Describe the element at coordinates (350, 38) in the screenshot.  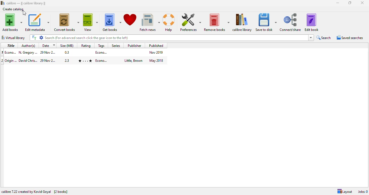
I see `saved searches` at that location.